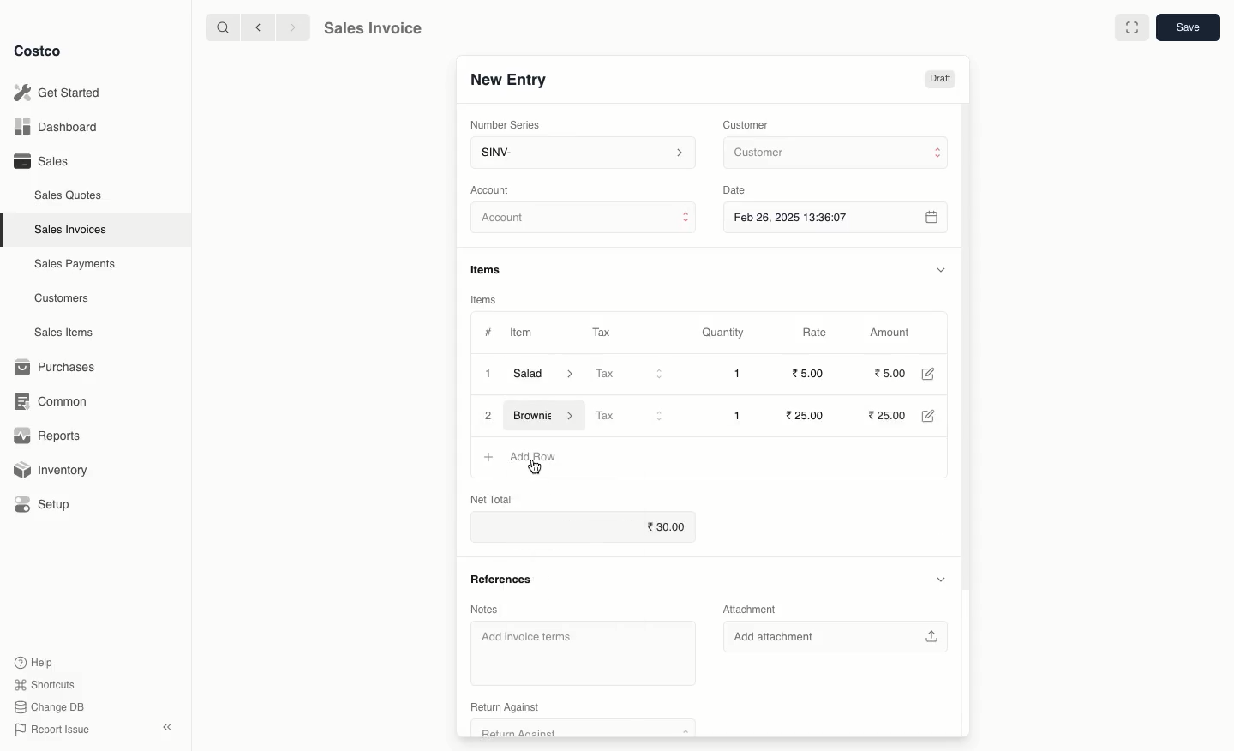 The width and height of the screenshot is (1234, 751). What do you see at coordinates (62, 297) in the screenshot?
I see `Customers` at bounding box center [62, 297].